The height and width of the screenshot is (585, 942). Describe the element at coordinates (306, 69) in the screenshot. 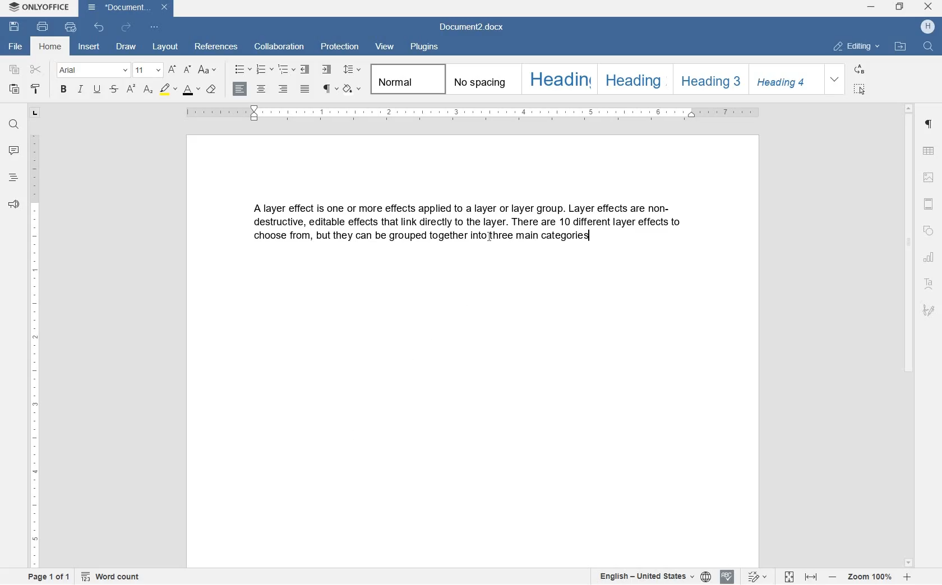

I see `decrease indent` at that location.